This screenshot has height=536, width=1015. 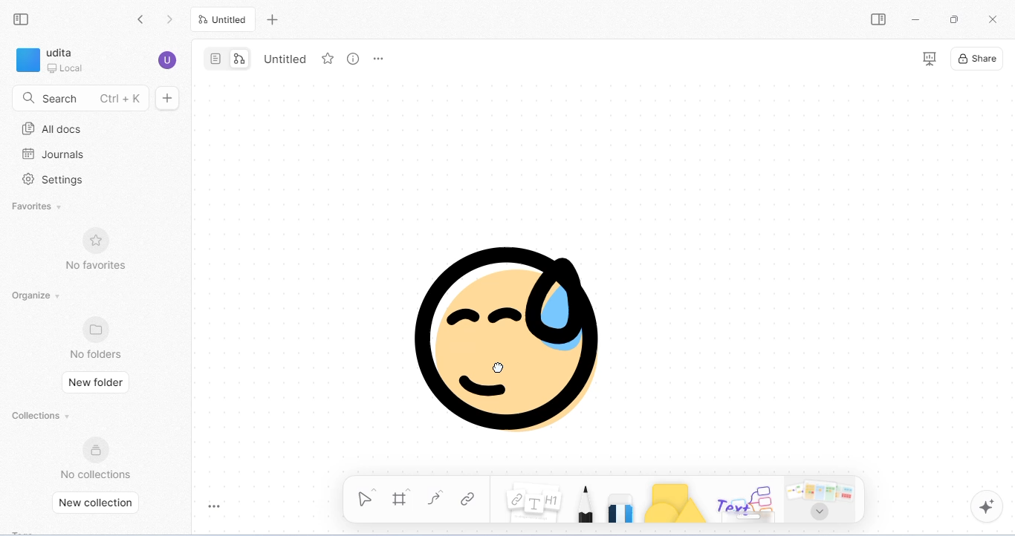 What do you see at coordinates (622, 506) in the screenshot?
I see `eraser` at bounding box center [622, 506].